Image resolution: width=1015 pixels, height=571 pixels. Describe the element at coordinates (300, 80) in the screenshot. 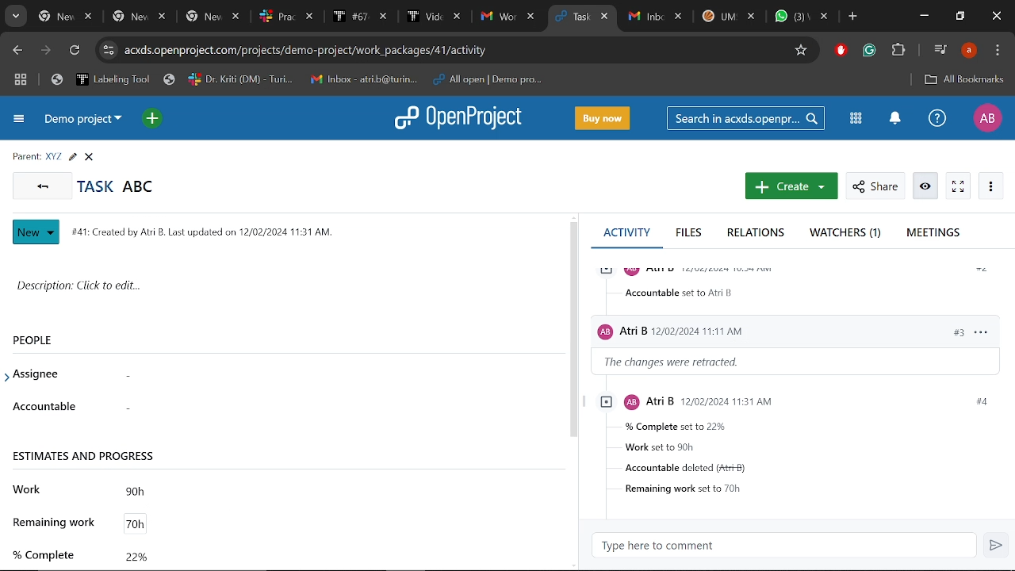

I see `Bookmarked tabs` at that location.